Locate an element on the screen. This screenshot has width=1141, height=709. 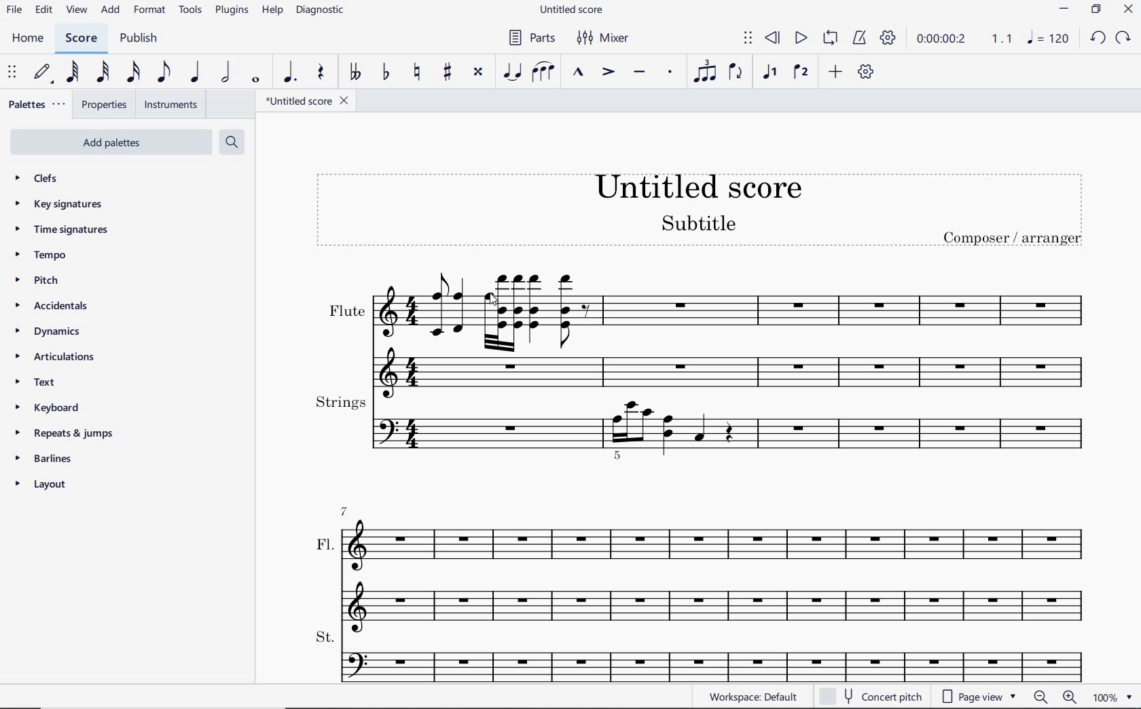
St. is located at coordinates (713, 653).